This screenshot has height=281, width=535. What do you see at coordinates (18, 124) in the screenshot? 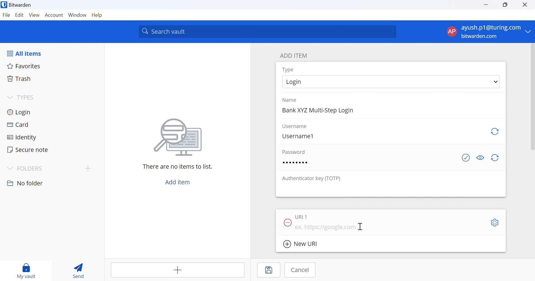
I see `Card` at bounding box center [18, 124].